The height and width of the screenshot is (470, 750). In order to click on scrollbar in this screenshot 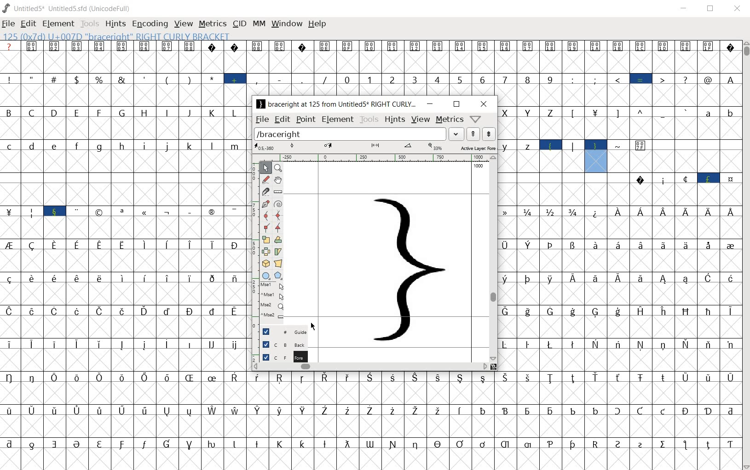, I will do `click(370, 367)`.